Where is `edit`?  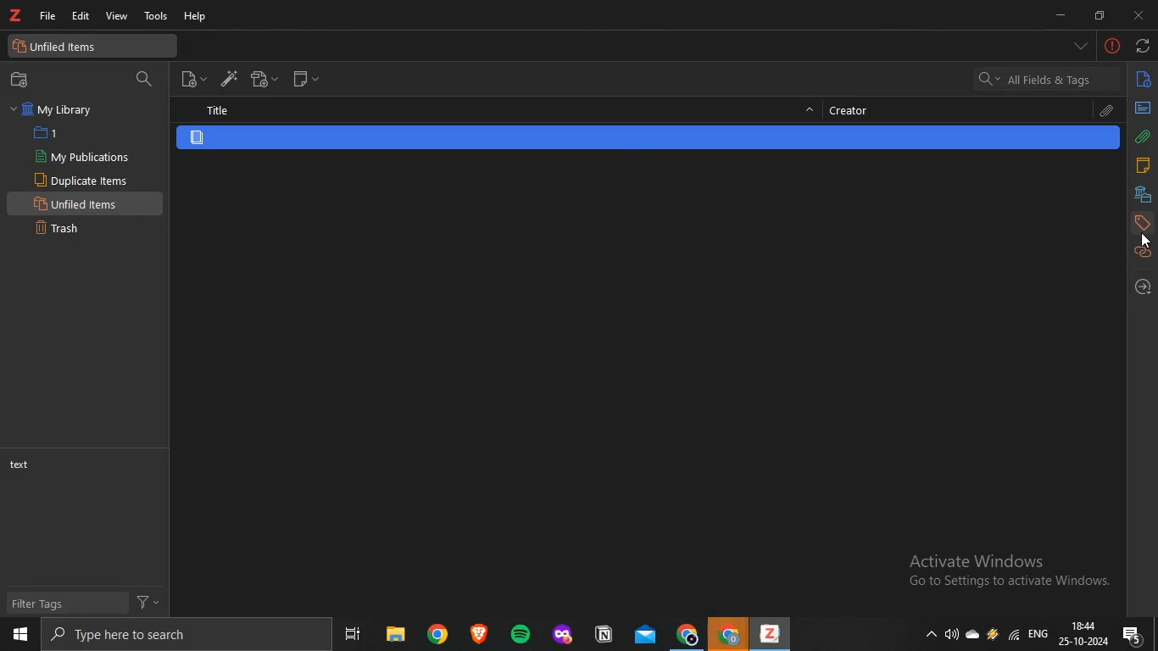 edit is located at coordinates (81, 16).